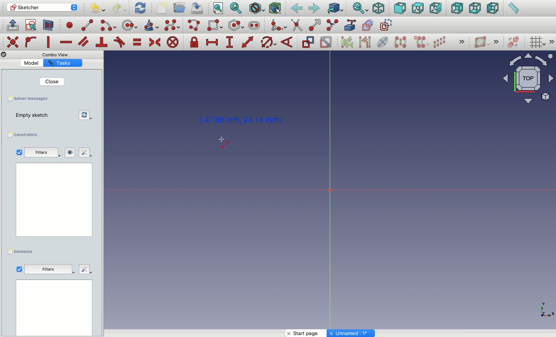 The height and width of the screenshot is (337, 556). What do you see at coordinates (70, 26) in the screenshot?
I see `point` at bounding box center [70, 26].